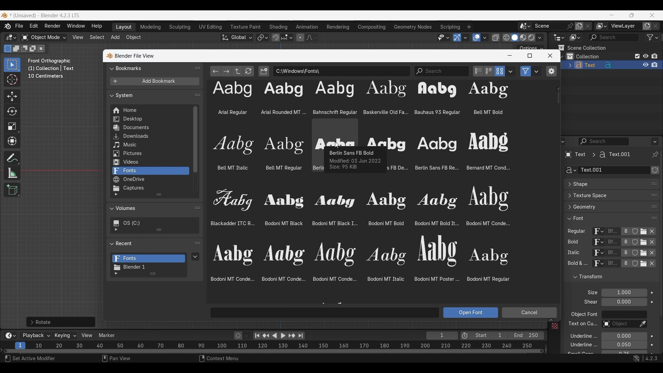  I want to click on Toggle X-ray, so click(496, 38).